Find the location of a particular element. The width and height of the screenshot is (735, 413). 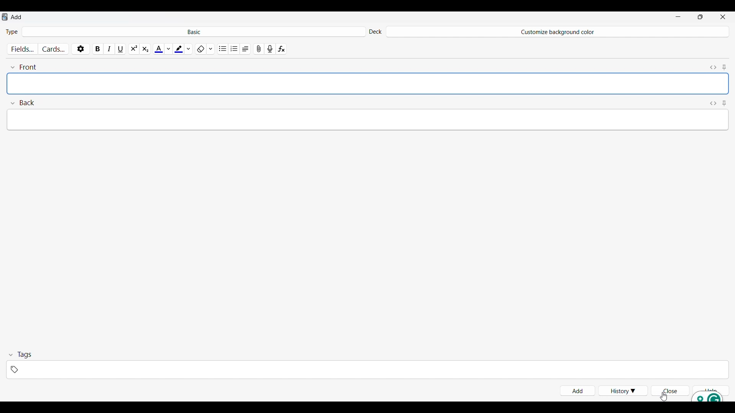

Customize cards is located at coordinates (54, 47).